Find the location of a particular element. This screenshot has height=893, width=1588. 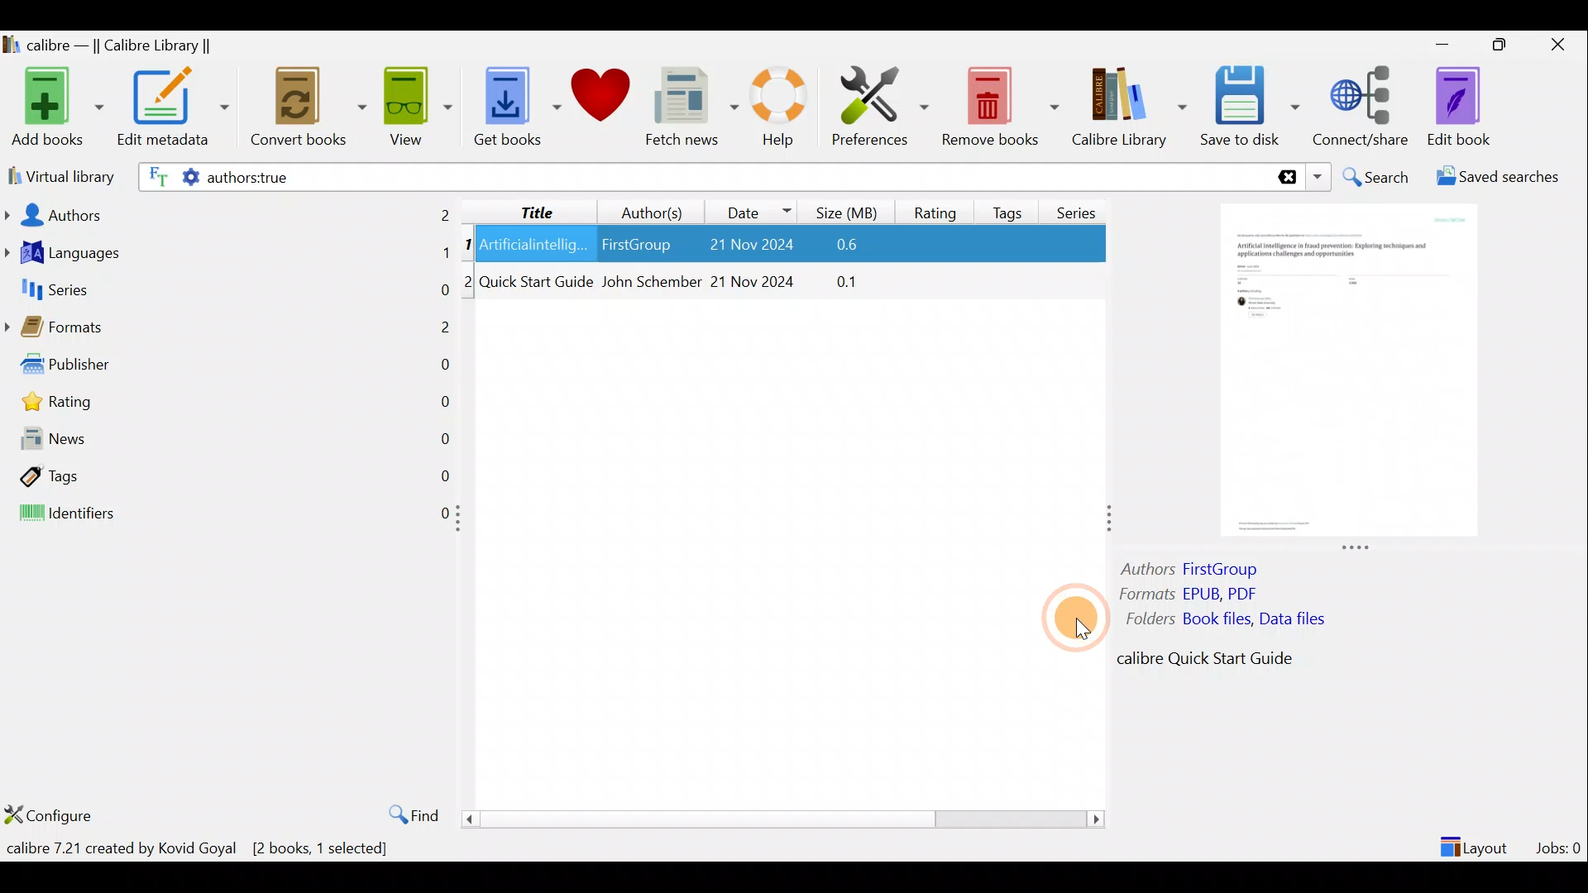

Preferences is located at coordinates (880, 105).